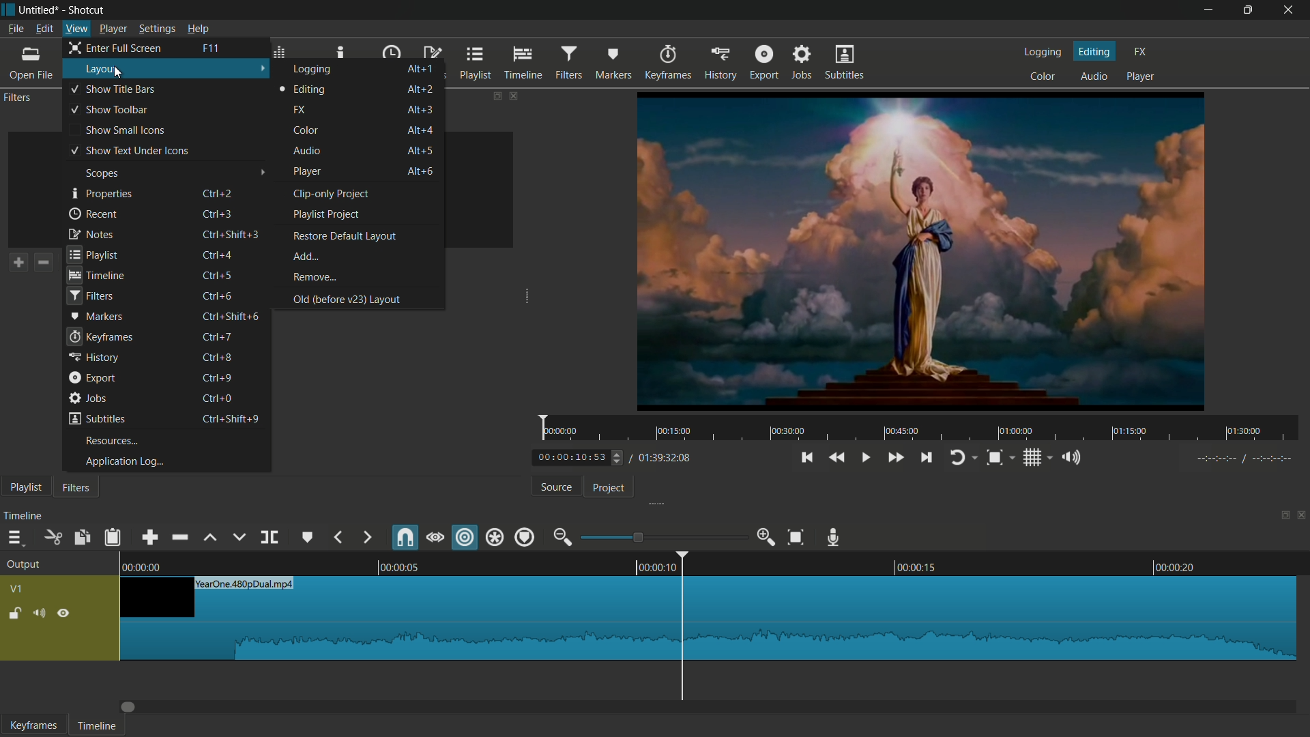 The width and height of the screenshot is (1310, 737). I want to click on keyframes, so click(100, 336).